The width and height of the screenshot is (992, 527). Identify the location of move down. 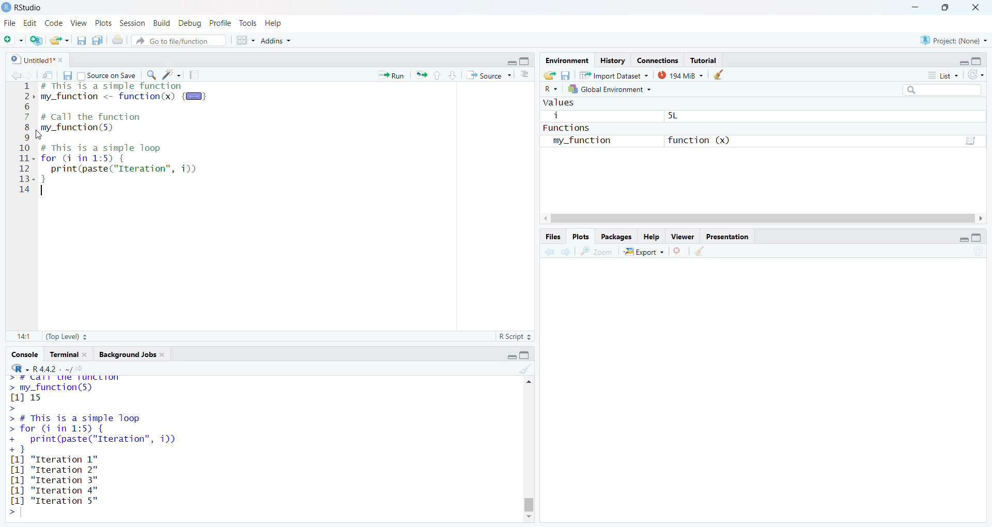
(528, 518).